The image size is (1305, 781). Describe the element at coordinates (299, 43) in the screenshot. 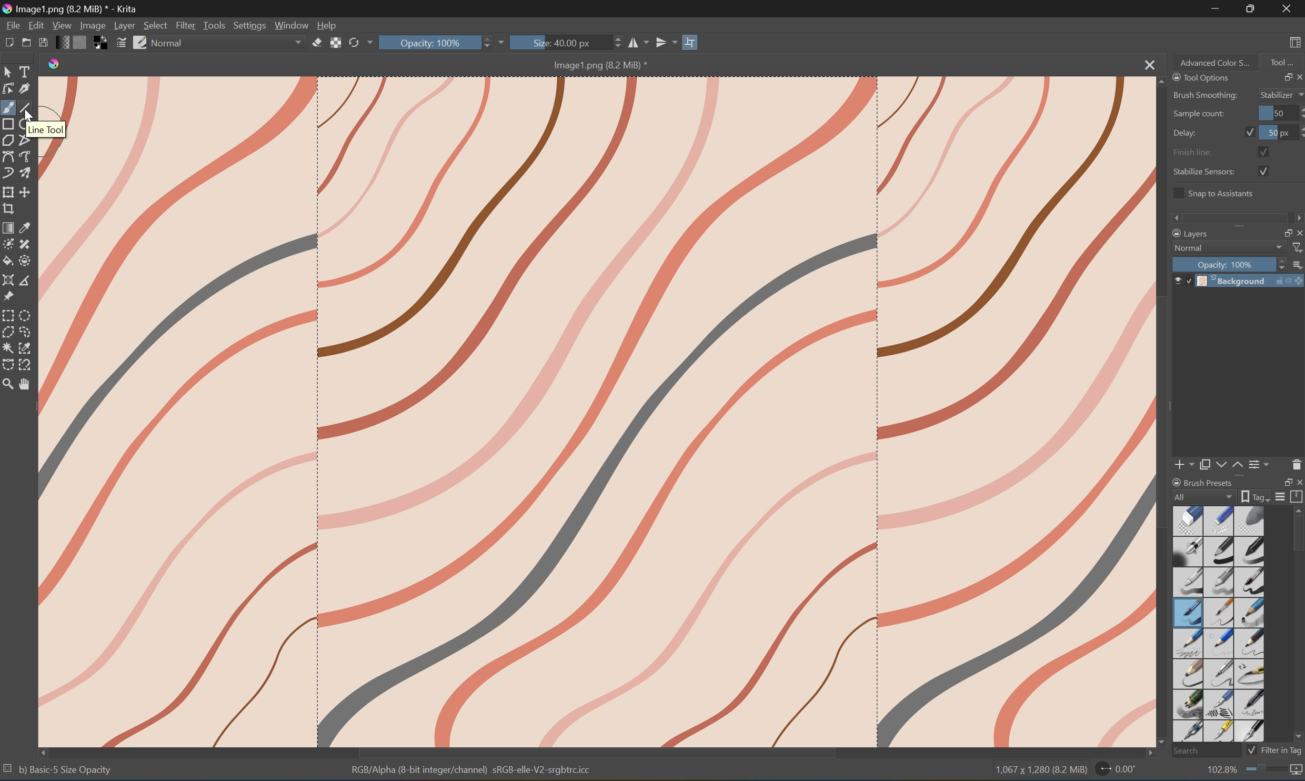

I see `Drop Down` at that location.